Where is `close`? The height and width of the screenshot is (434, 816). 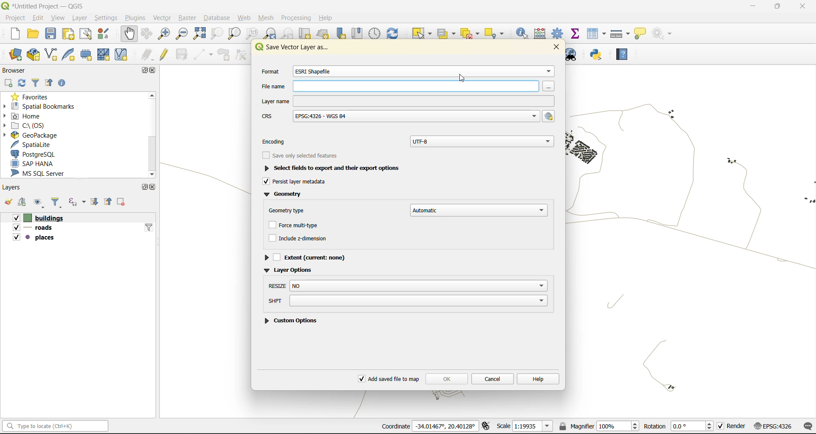 close is located at coordinates (153, 187).